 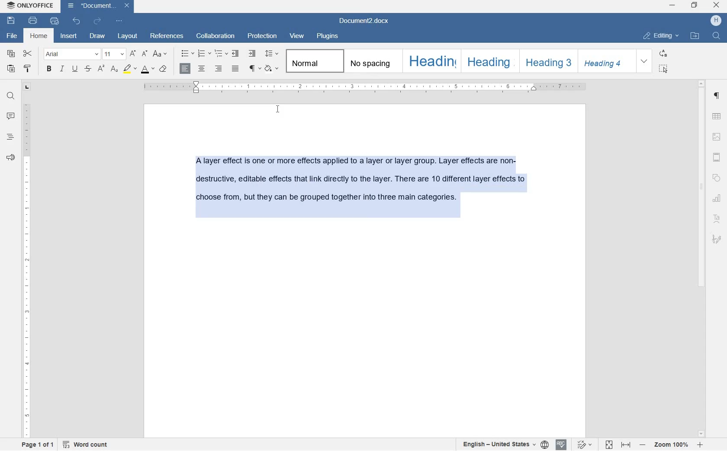 I want to click on scrollbar, so click(x=703, y=258).